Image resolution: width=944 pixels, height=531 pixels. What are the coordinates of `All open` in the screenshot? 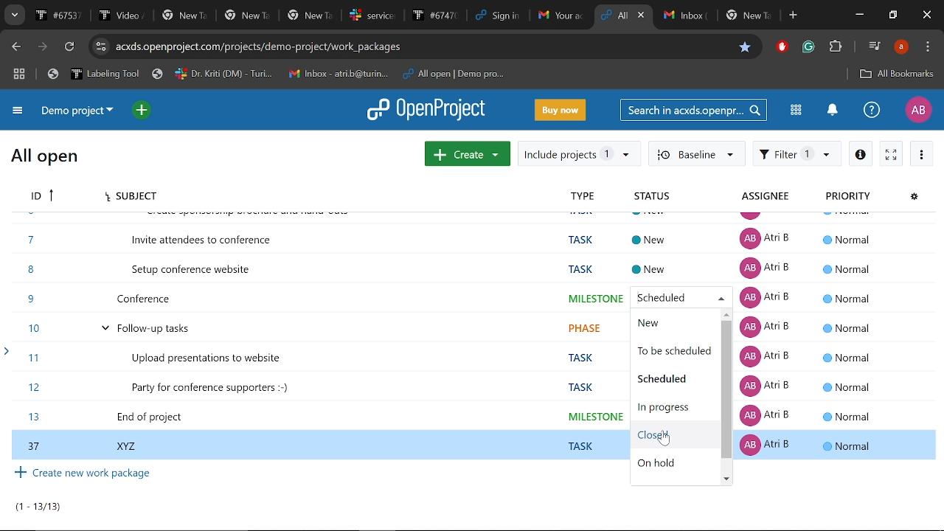 It's located at (46, 154).